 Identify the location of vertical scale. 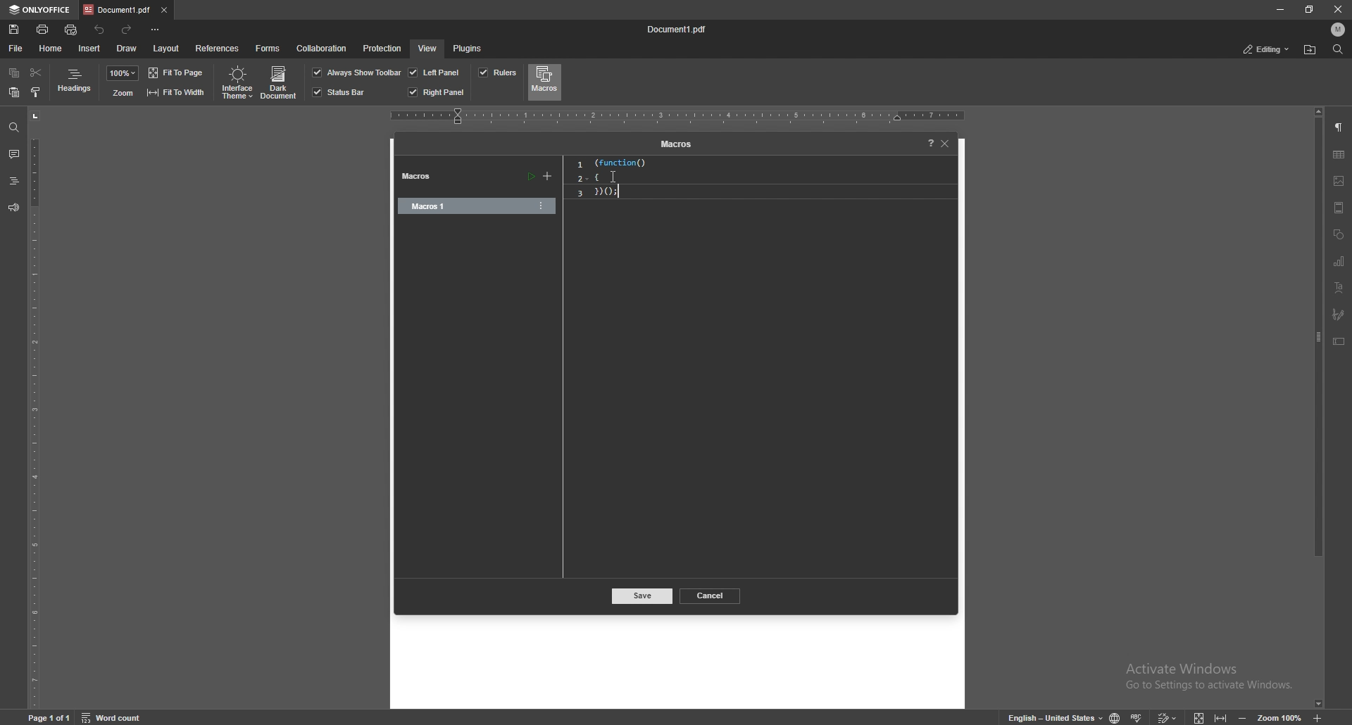
(35, 408).